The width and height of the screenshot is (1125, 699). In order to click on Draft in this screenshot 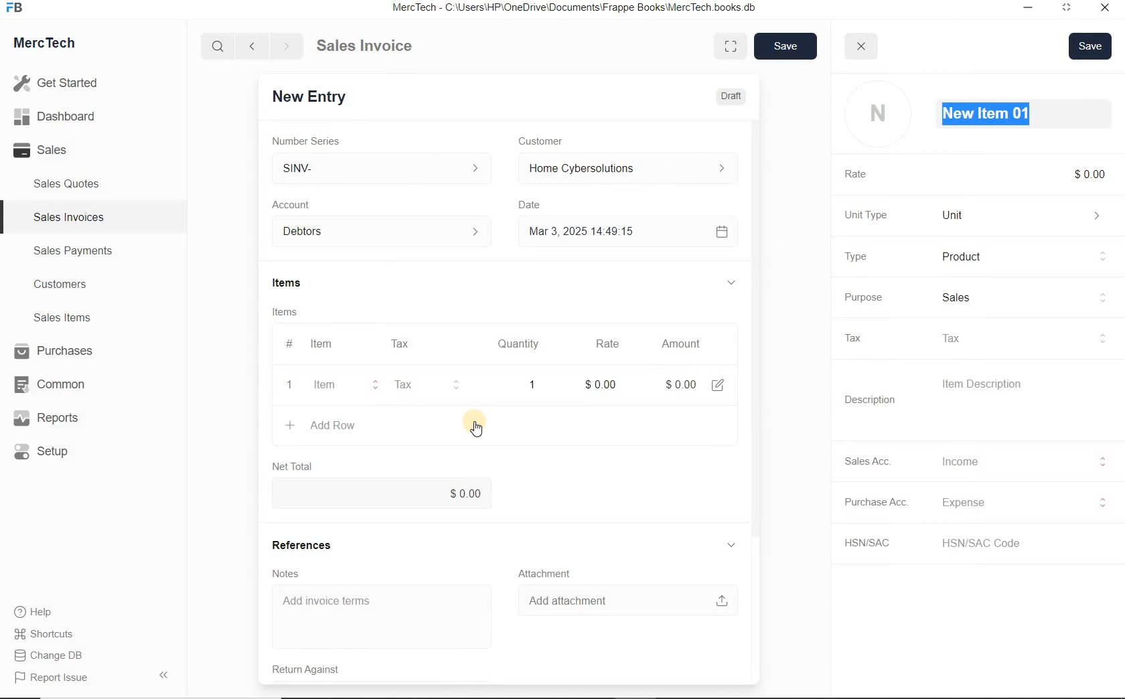, I will do `click(732, 95)`.